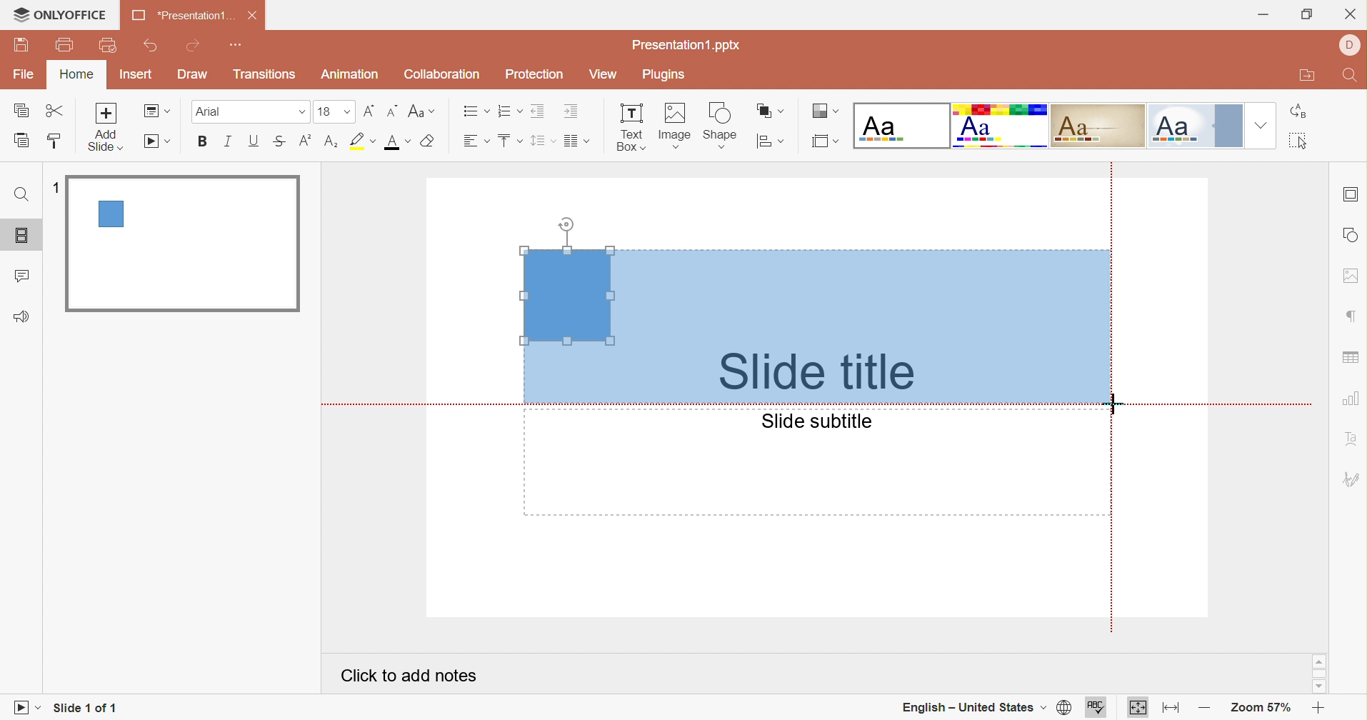 The width and height of the screenshot is (1367, 720). What do you see at coordinates (60, 13) in the screenshot?
I see `ONLYOFFICE` at bounding box center [60, 13].